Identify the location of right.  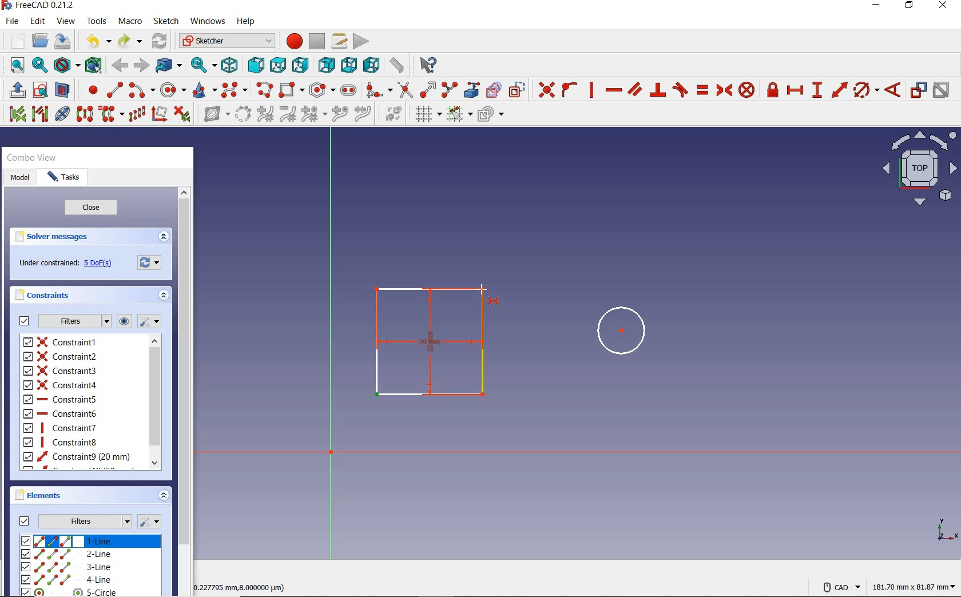
(301, 65).